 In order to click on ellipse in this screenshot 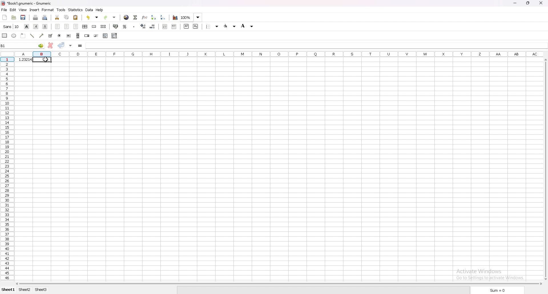, I will do `click(14, 36)`.